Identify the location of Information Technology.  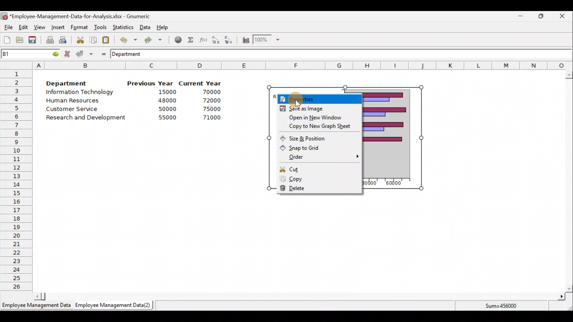
(81, 92).